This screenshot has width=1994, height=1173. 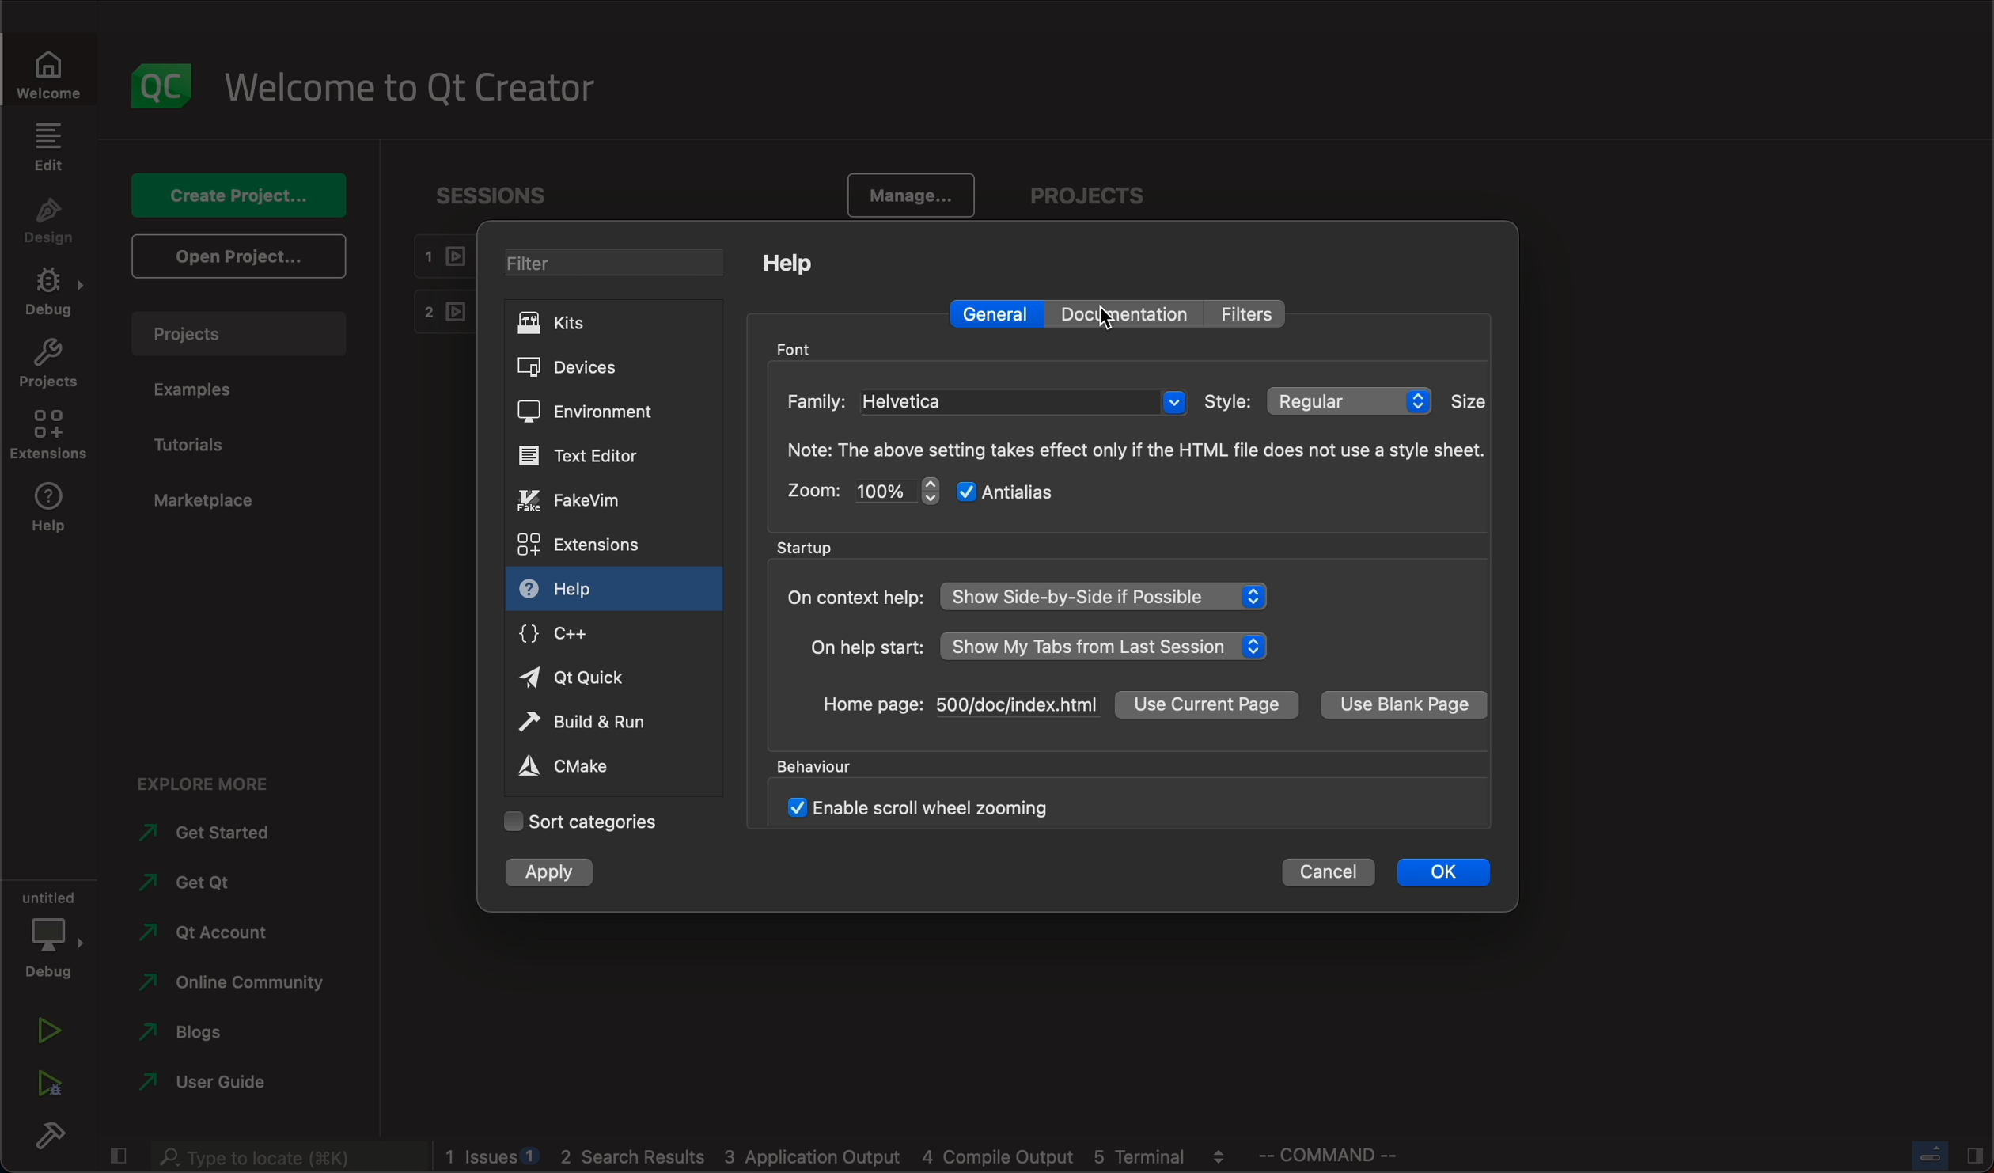 What do you see at coordinates (1026, 645) in the screenshot?
I see `help start` at bounding box center [1026, 645].